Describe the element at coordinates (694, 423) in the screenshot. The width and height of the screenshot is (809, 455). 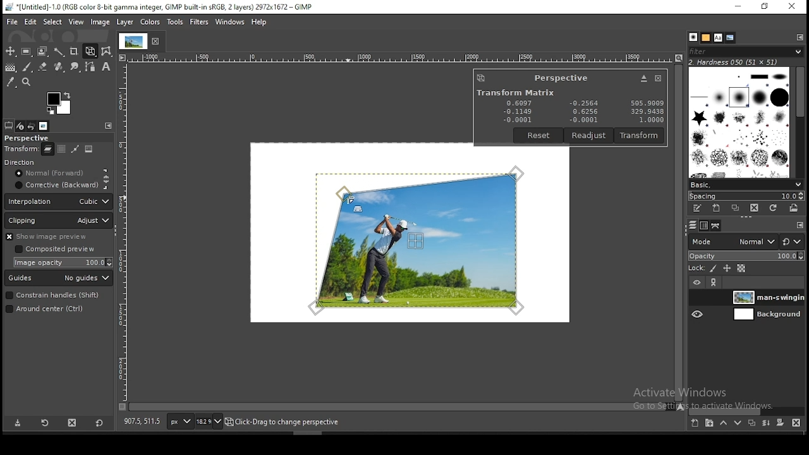
I see `new layer` at that location.